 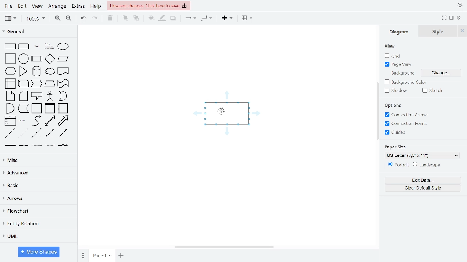 What do you see at coordinates (37, 84) in the screenshot?
I see `cube` at bounding box center [37, 84].